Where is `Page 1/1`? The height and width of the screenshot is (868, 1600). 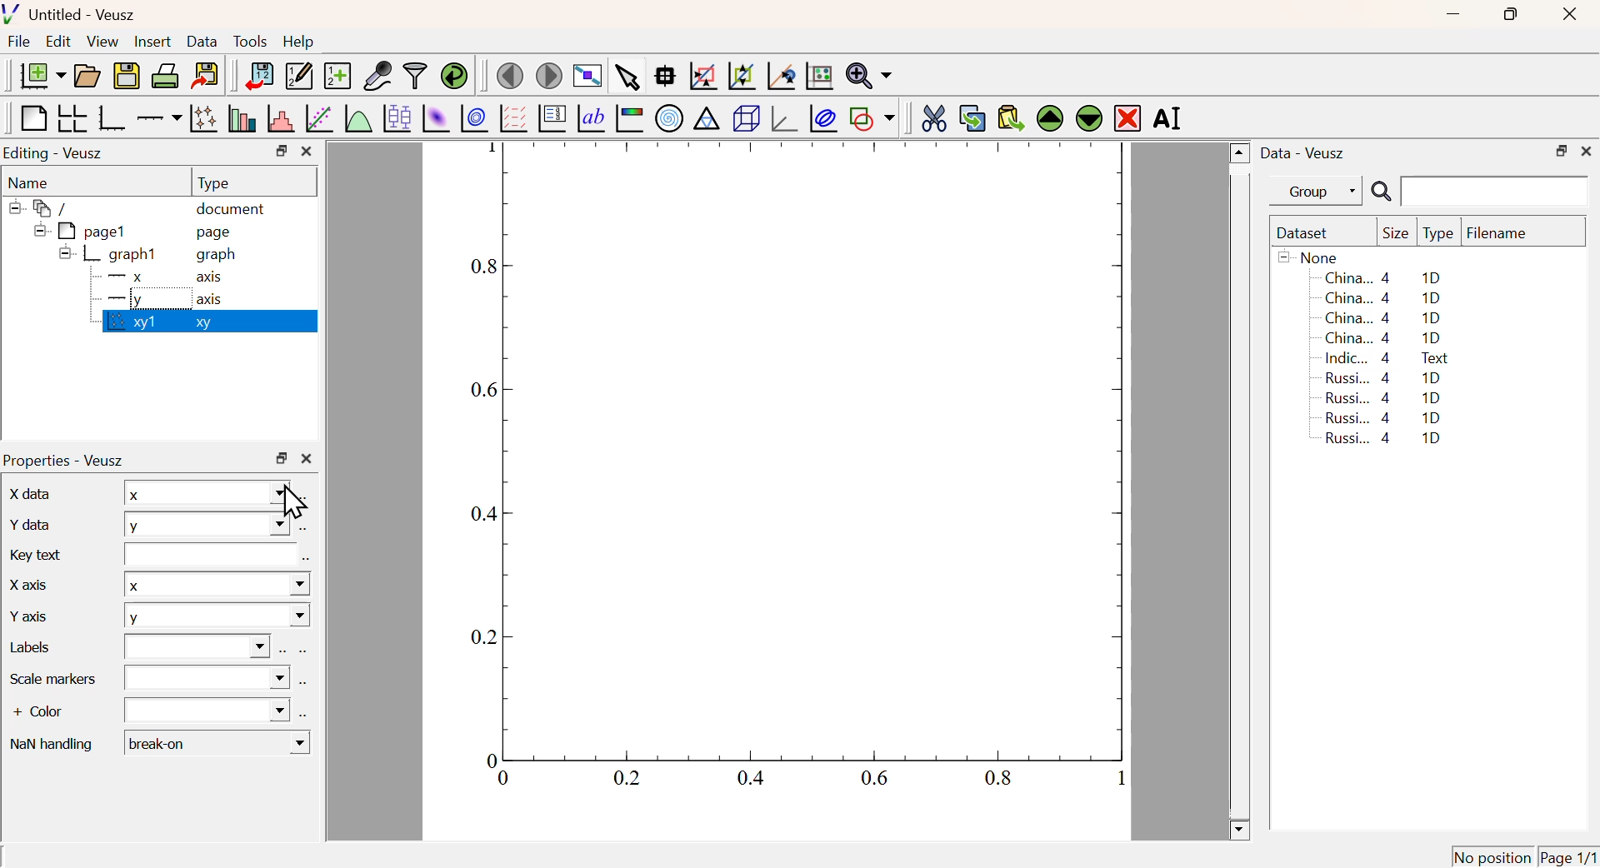 Page 1/1 is located at coordinates (1567, 856).